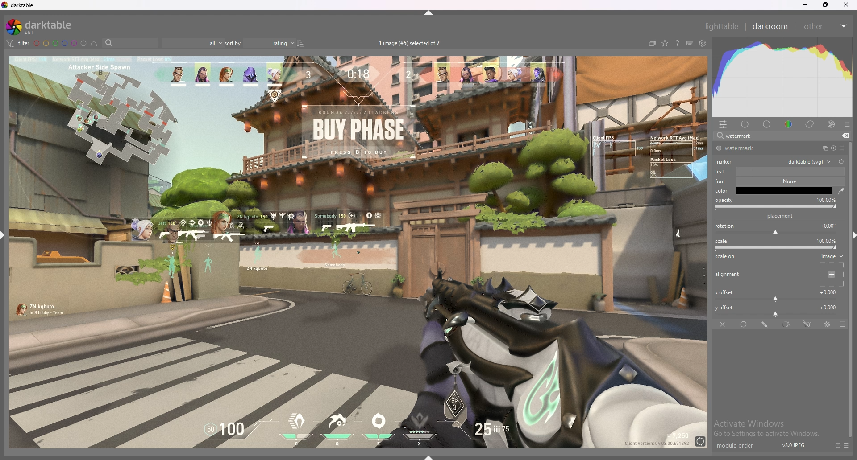  What do you see at coordinates (794, 445) in the screenshot?
I see `version` at bounding box center [794, 445].